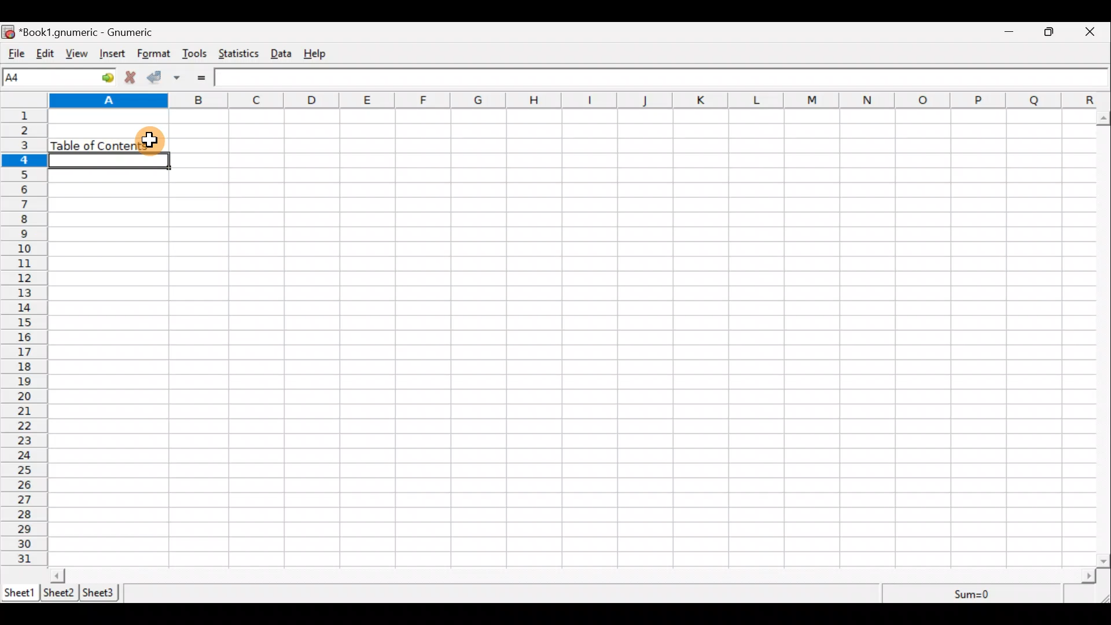 Image resolution: width=1111 pixels, height=625 pixels. I want to click on Insert, so click(114, 55).